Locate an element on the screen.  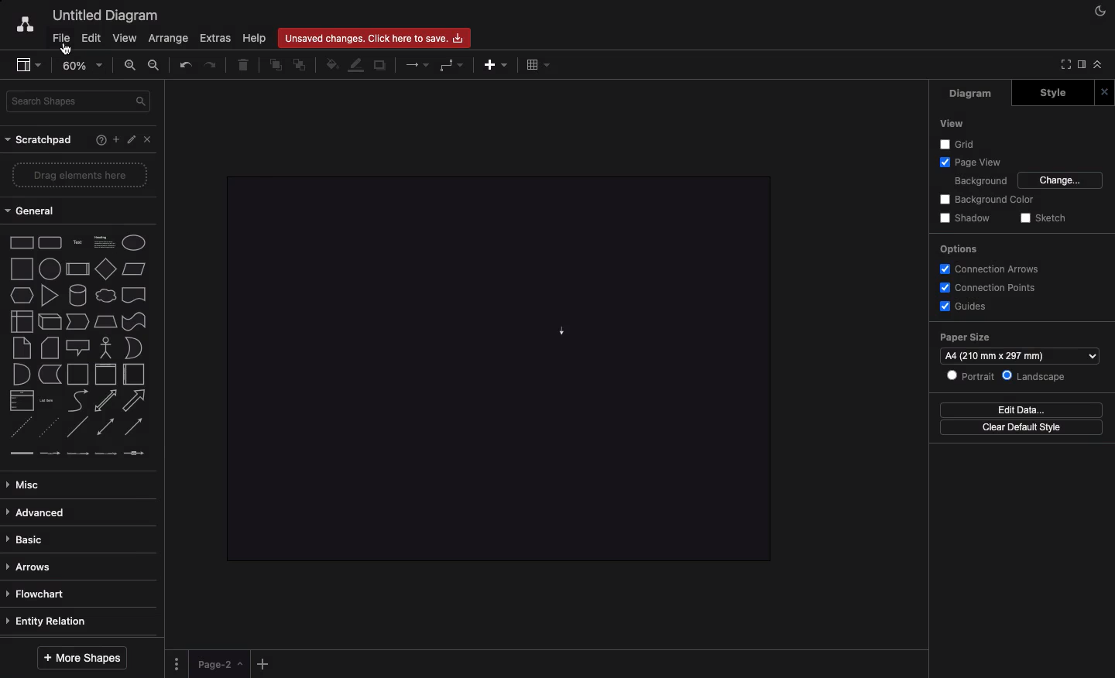
Waypoints is located at coordinates (453, 65).